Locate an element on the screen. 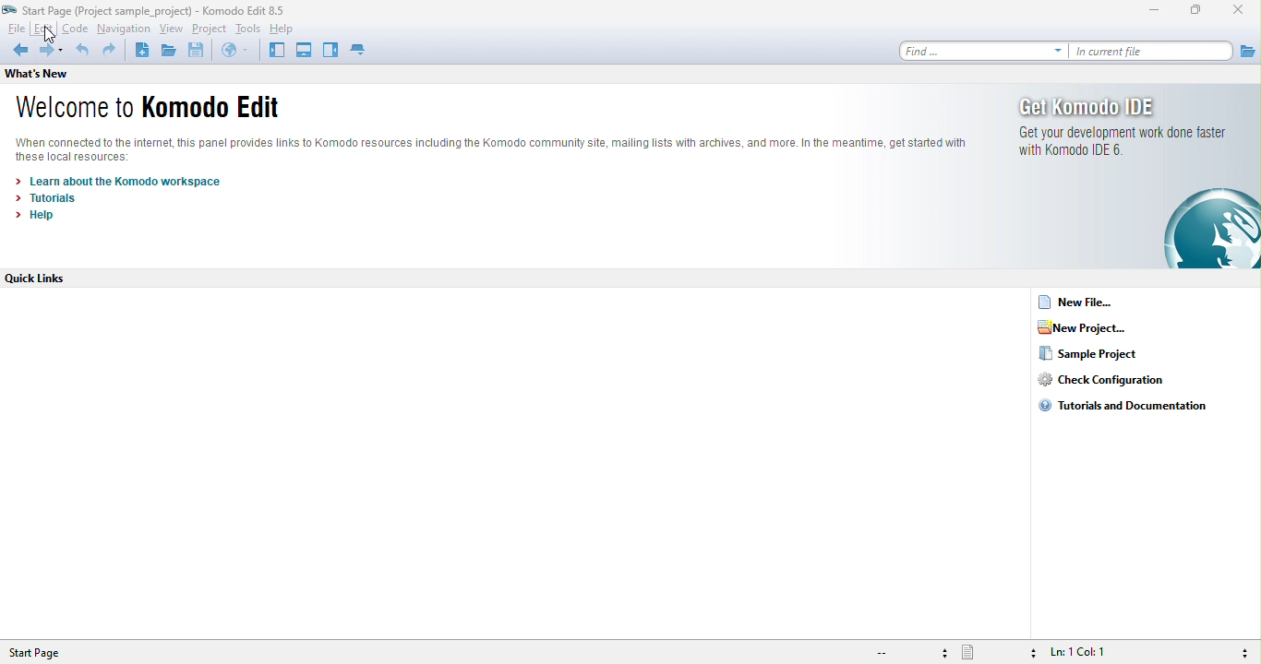  right pane is located at coordinates (331, 51).